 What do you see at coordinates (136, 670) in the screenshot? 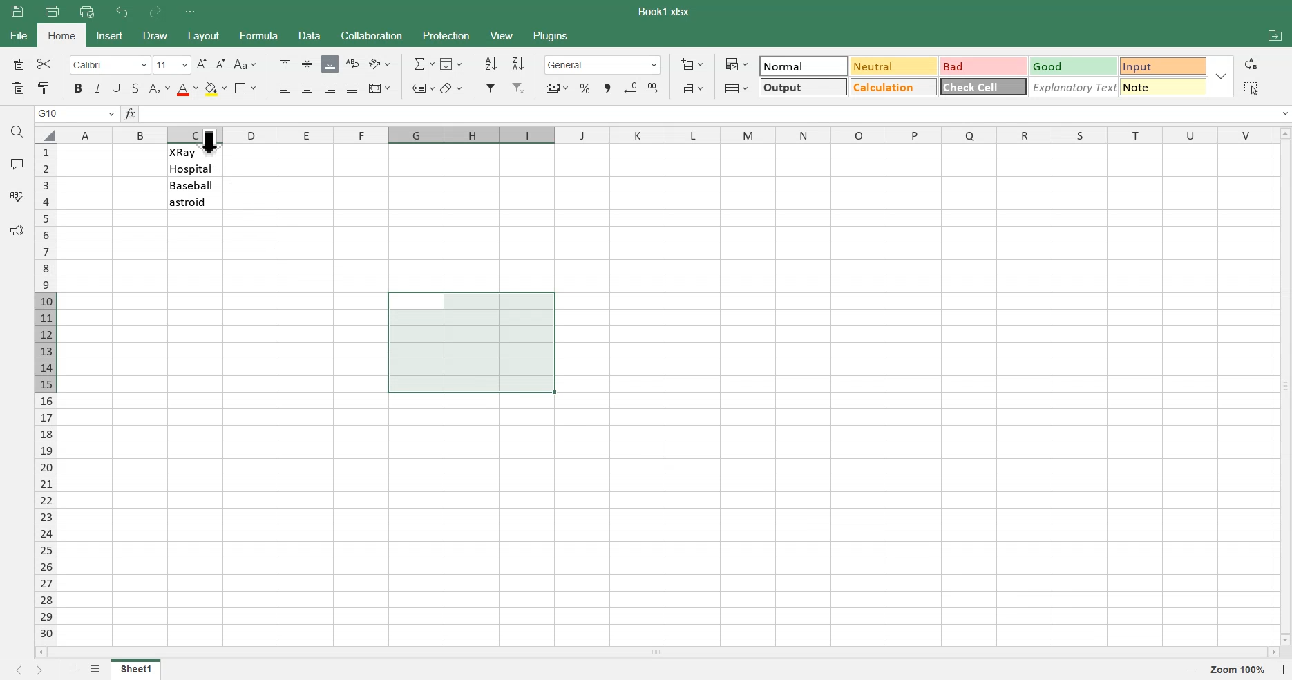
I see `File` at bounding box center [136, 670].